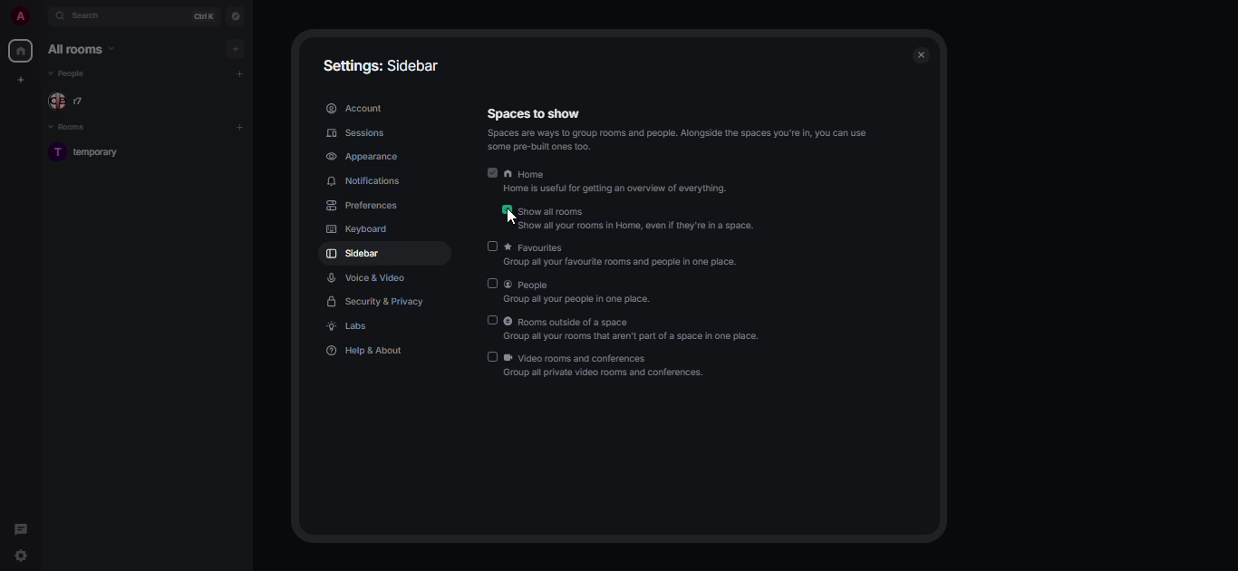  I want to click on security & privacy, so click(377, 299).